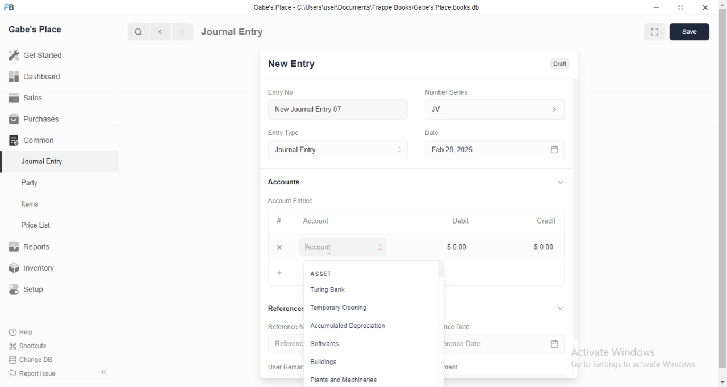  I want to click on Inventory, so click(34, 269).